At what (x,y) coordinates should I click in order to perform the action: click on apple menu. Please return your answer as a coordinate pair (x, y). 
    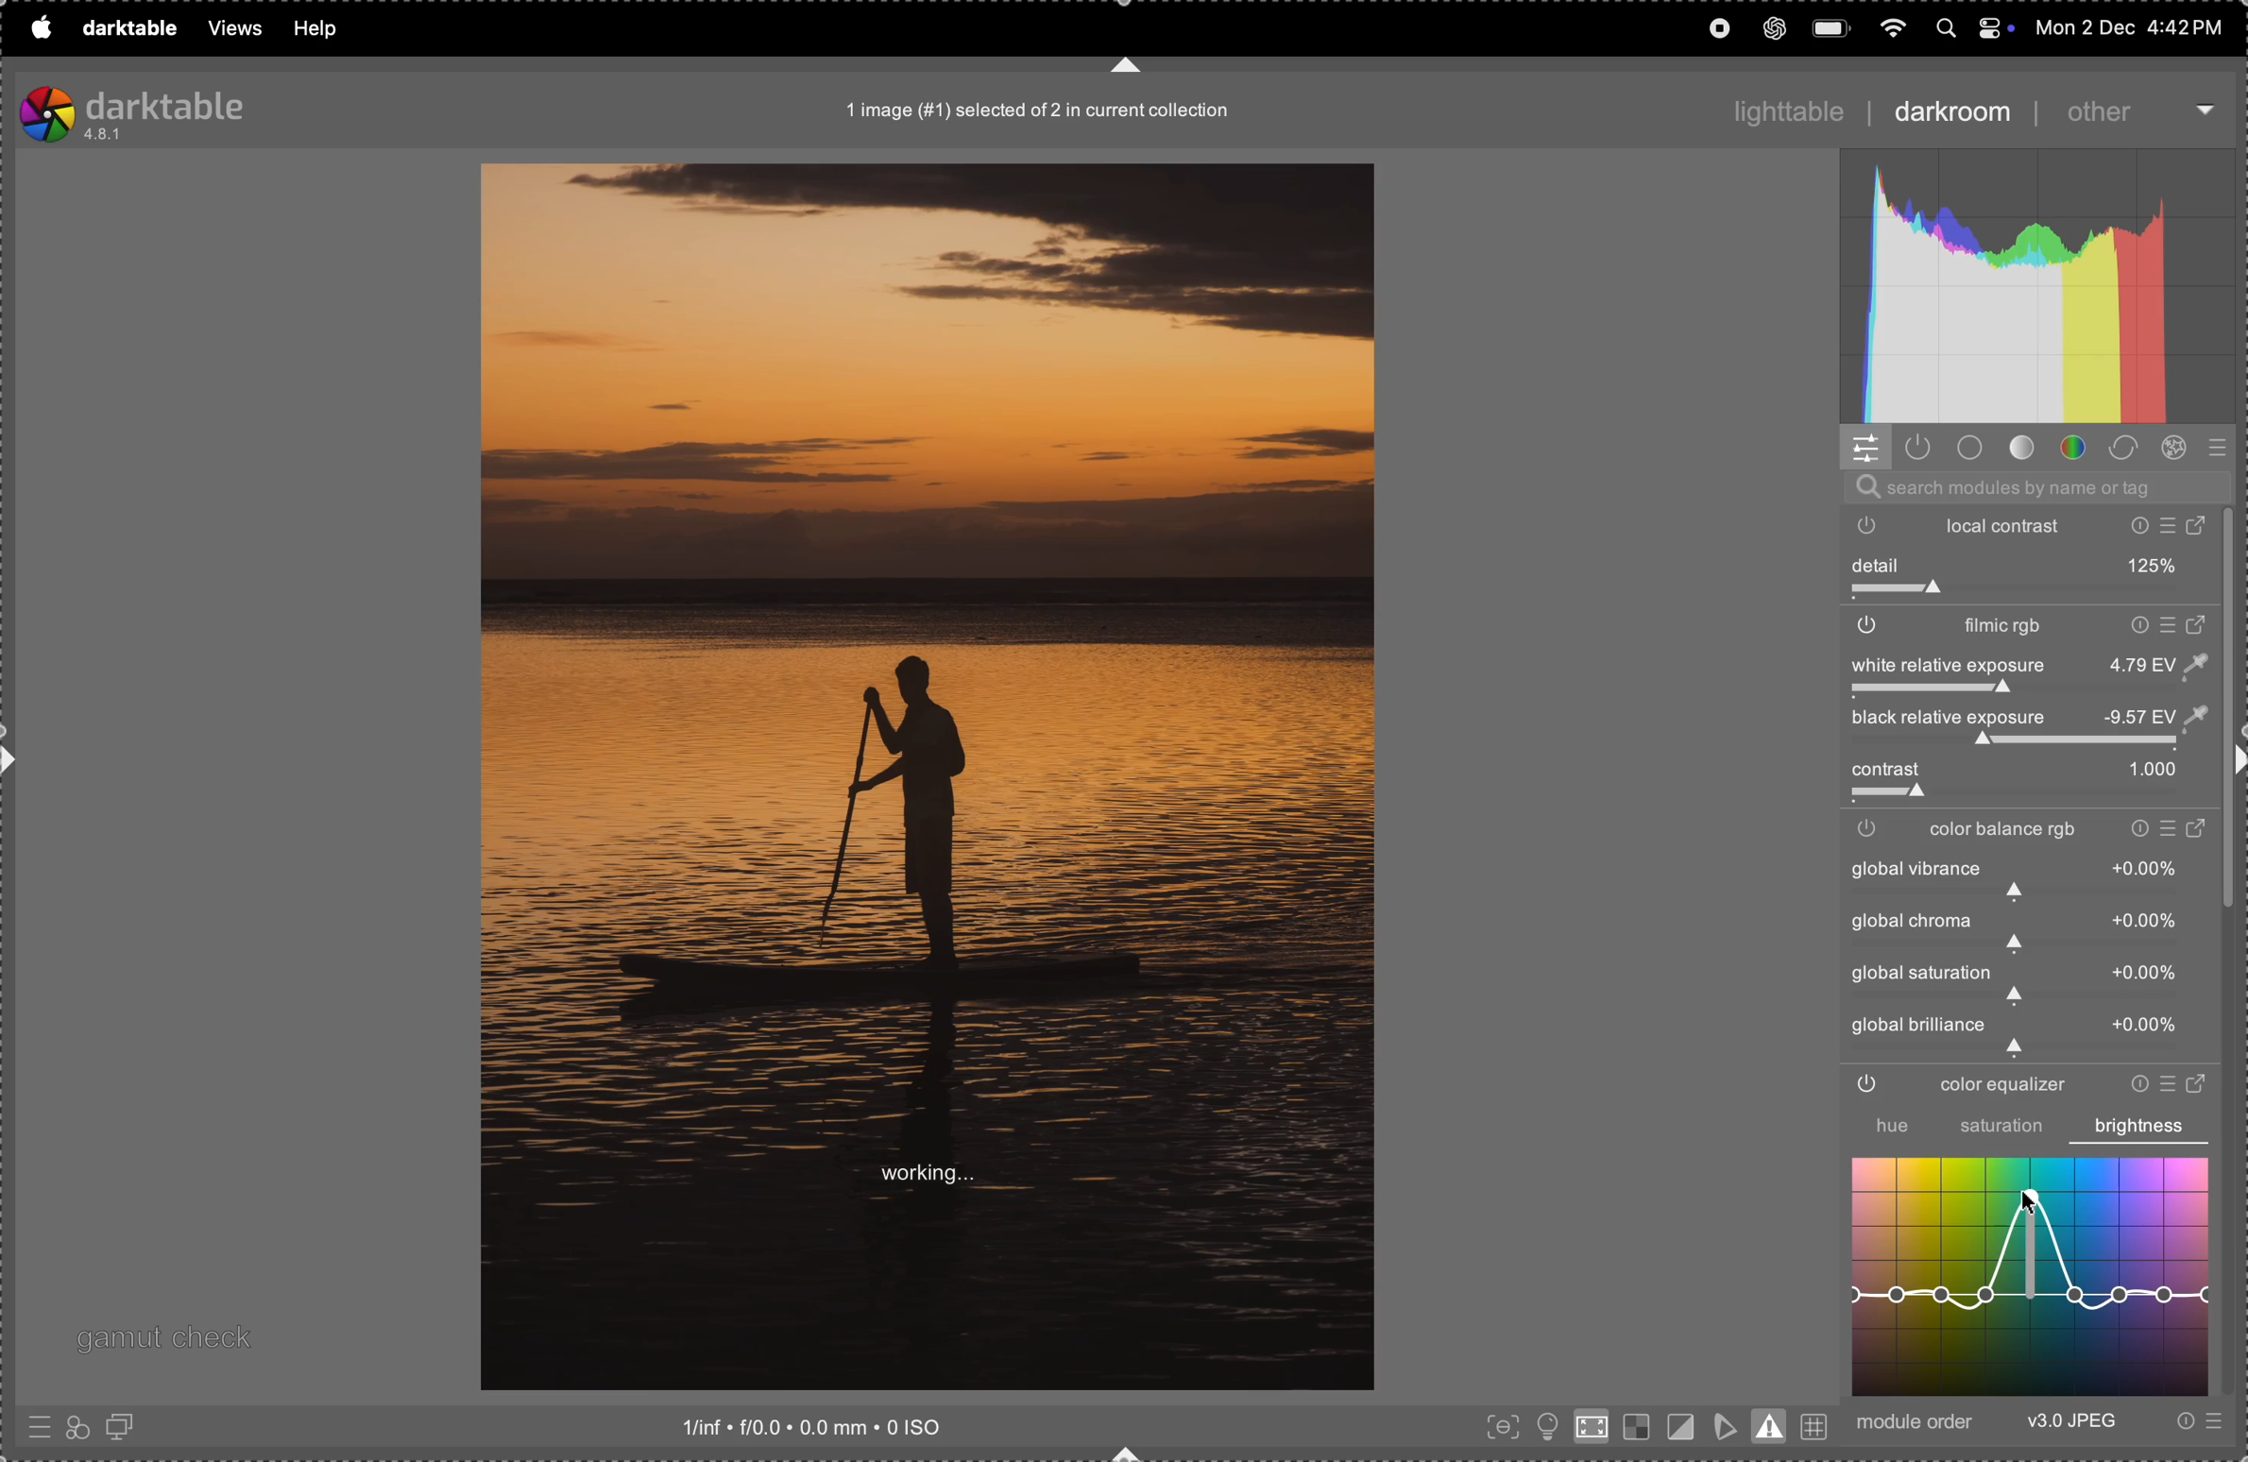
    Looking at the image, I should click on (39, 27).